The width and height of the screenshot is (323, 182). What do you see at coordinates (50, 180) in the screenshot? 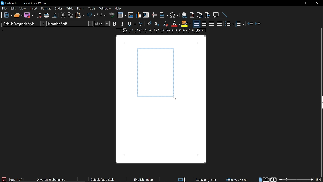
I see `0 words 0 character` at bounding box center [50, 180].